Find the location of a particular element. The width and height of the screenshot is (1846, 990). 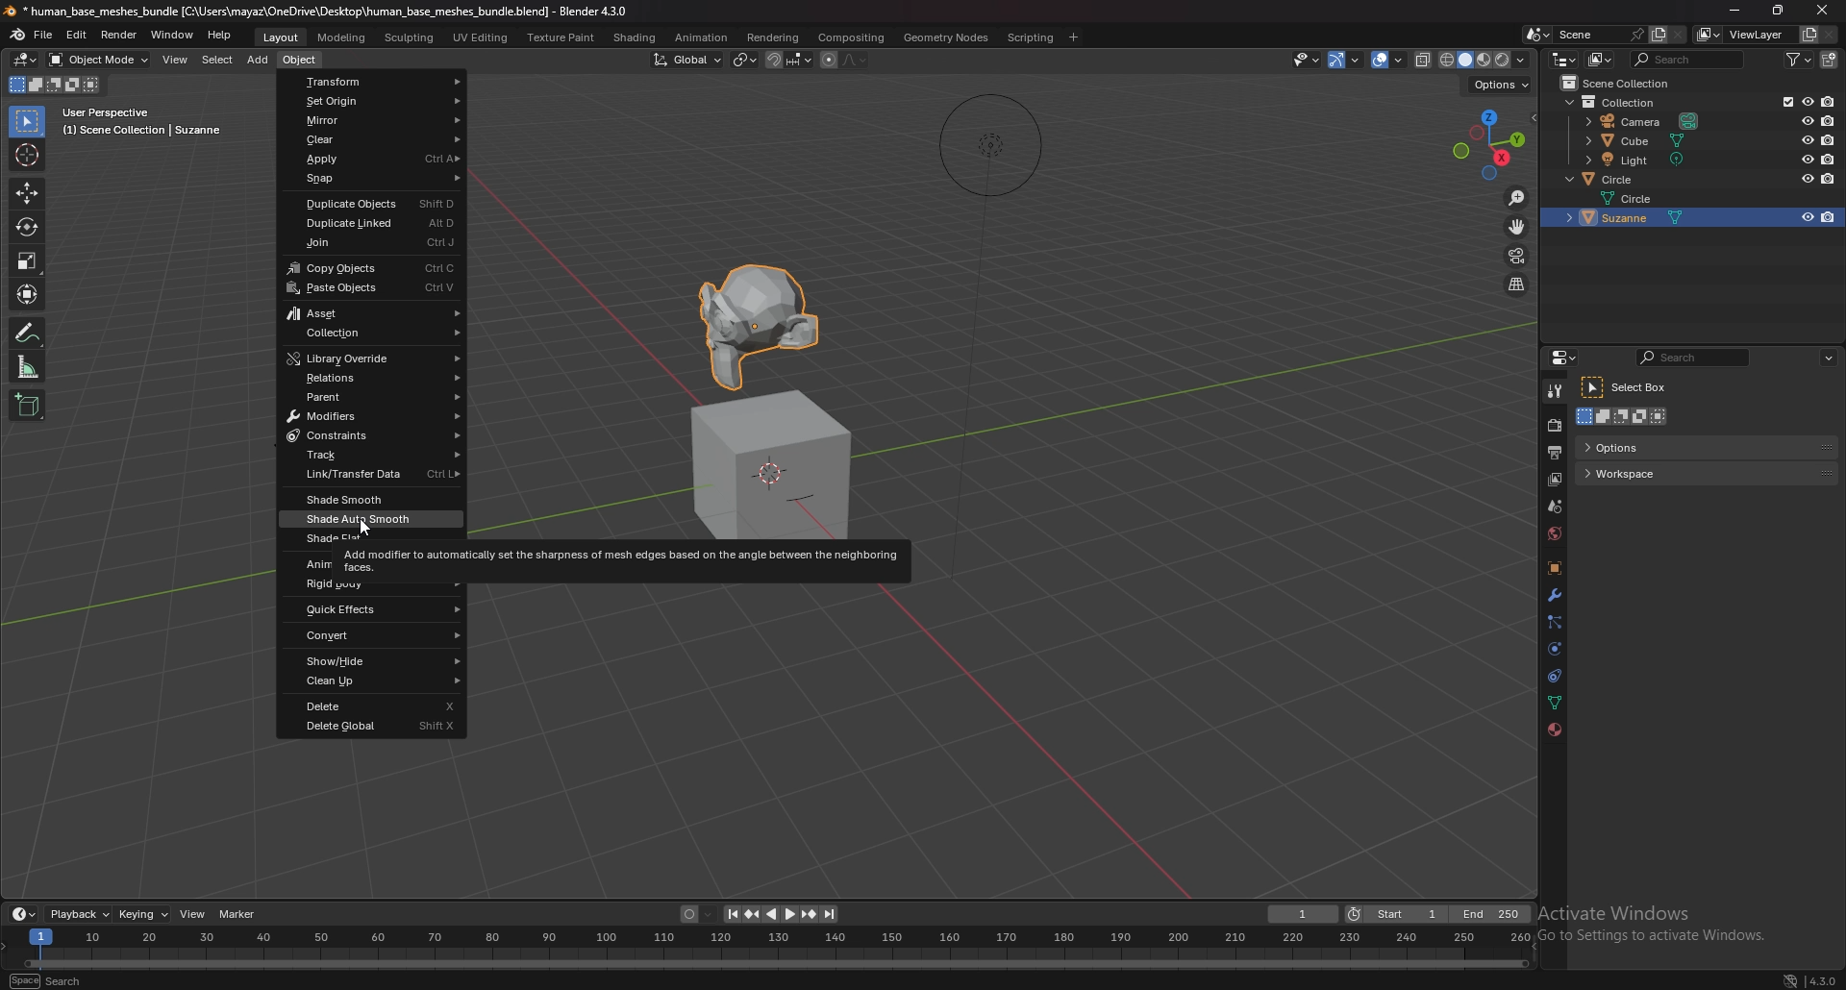

jump to end is located at coordinates (832, 914).